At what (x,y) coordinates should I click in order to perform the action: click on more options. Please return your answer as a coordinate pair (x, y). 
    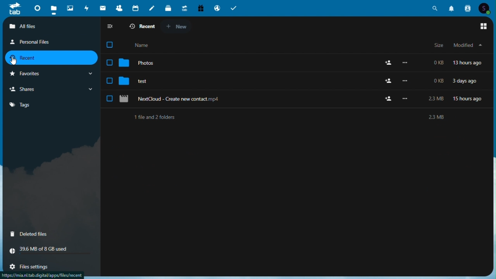
    Looking at the image, I should click on (406, 63).